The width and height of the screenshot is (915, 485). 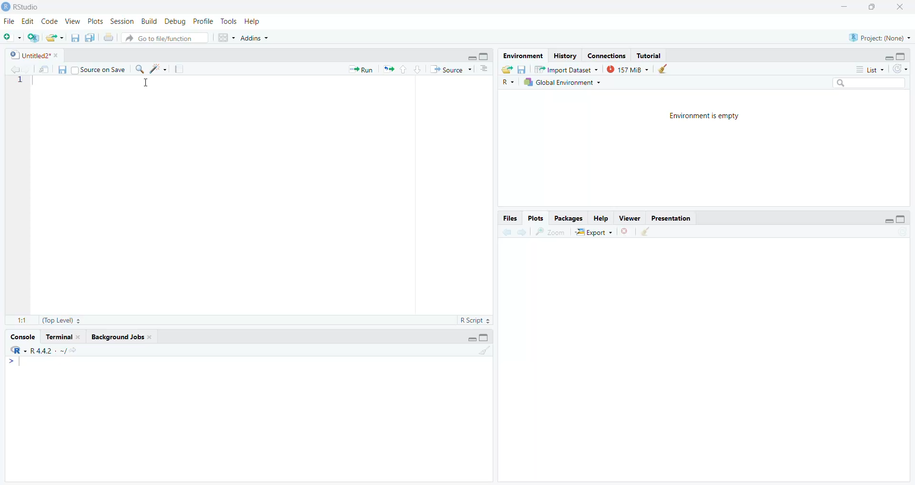 I want to click on maximize, so click(x=484, y=57).